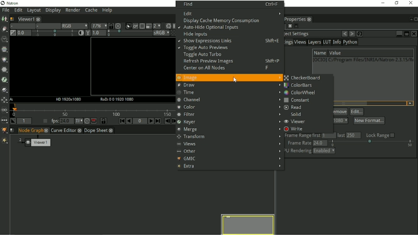  Describe the element at coordinates (101, 121) in the screenshot. I see `Synchronize` at that location.